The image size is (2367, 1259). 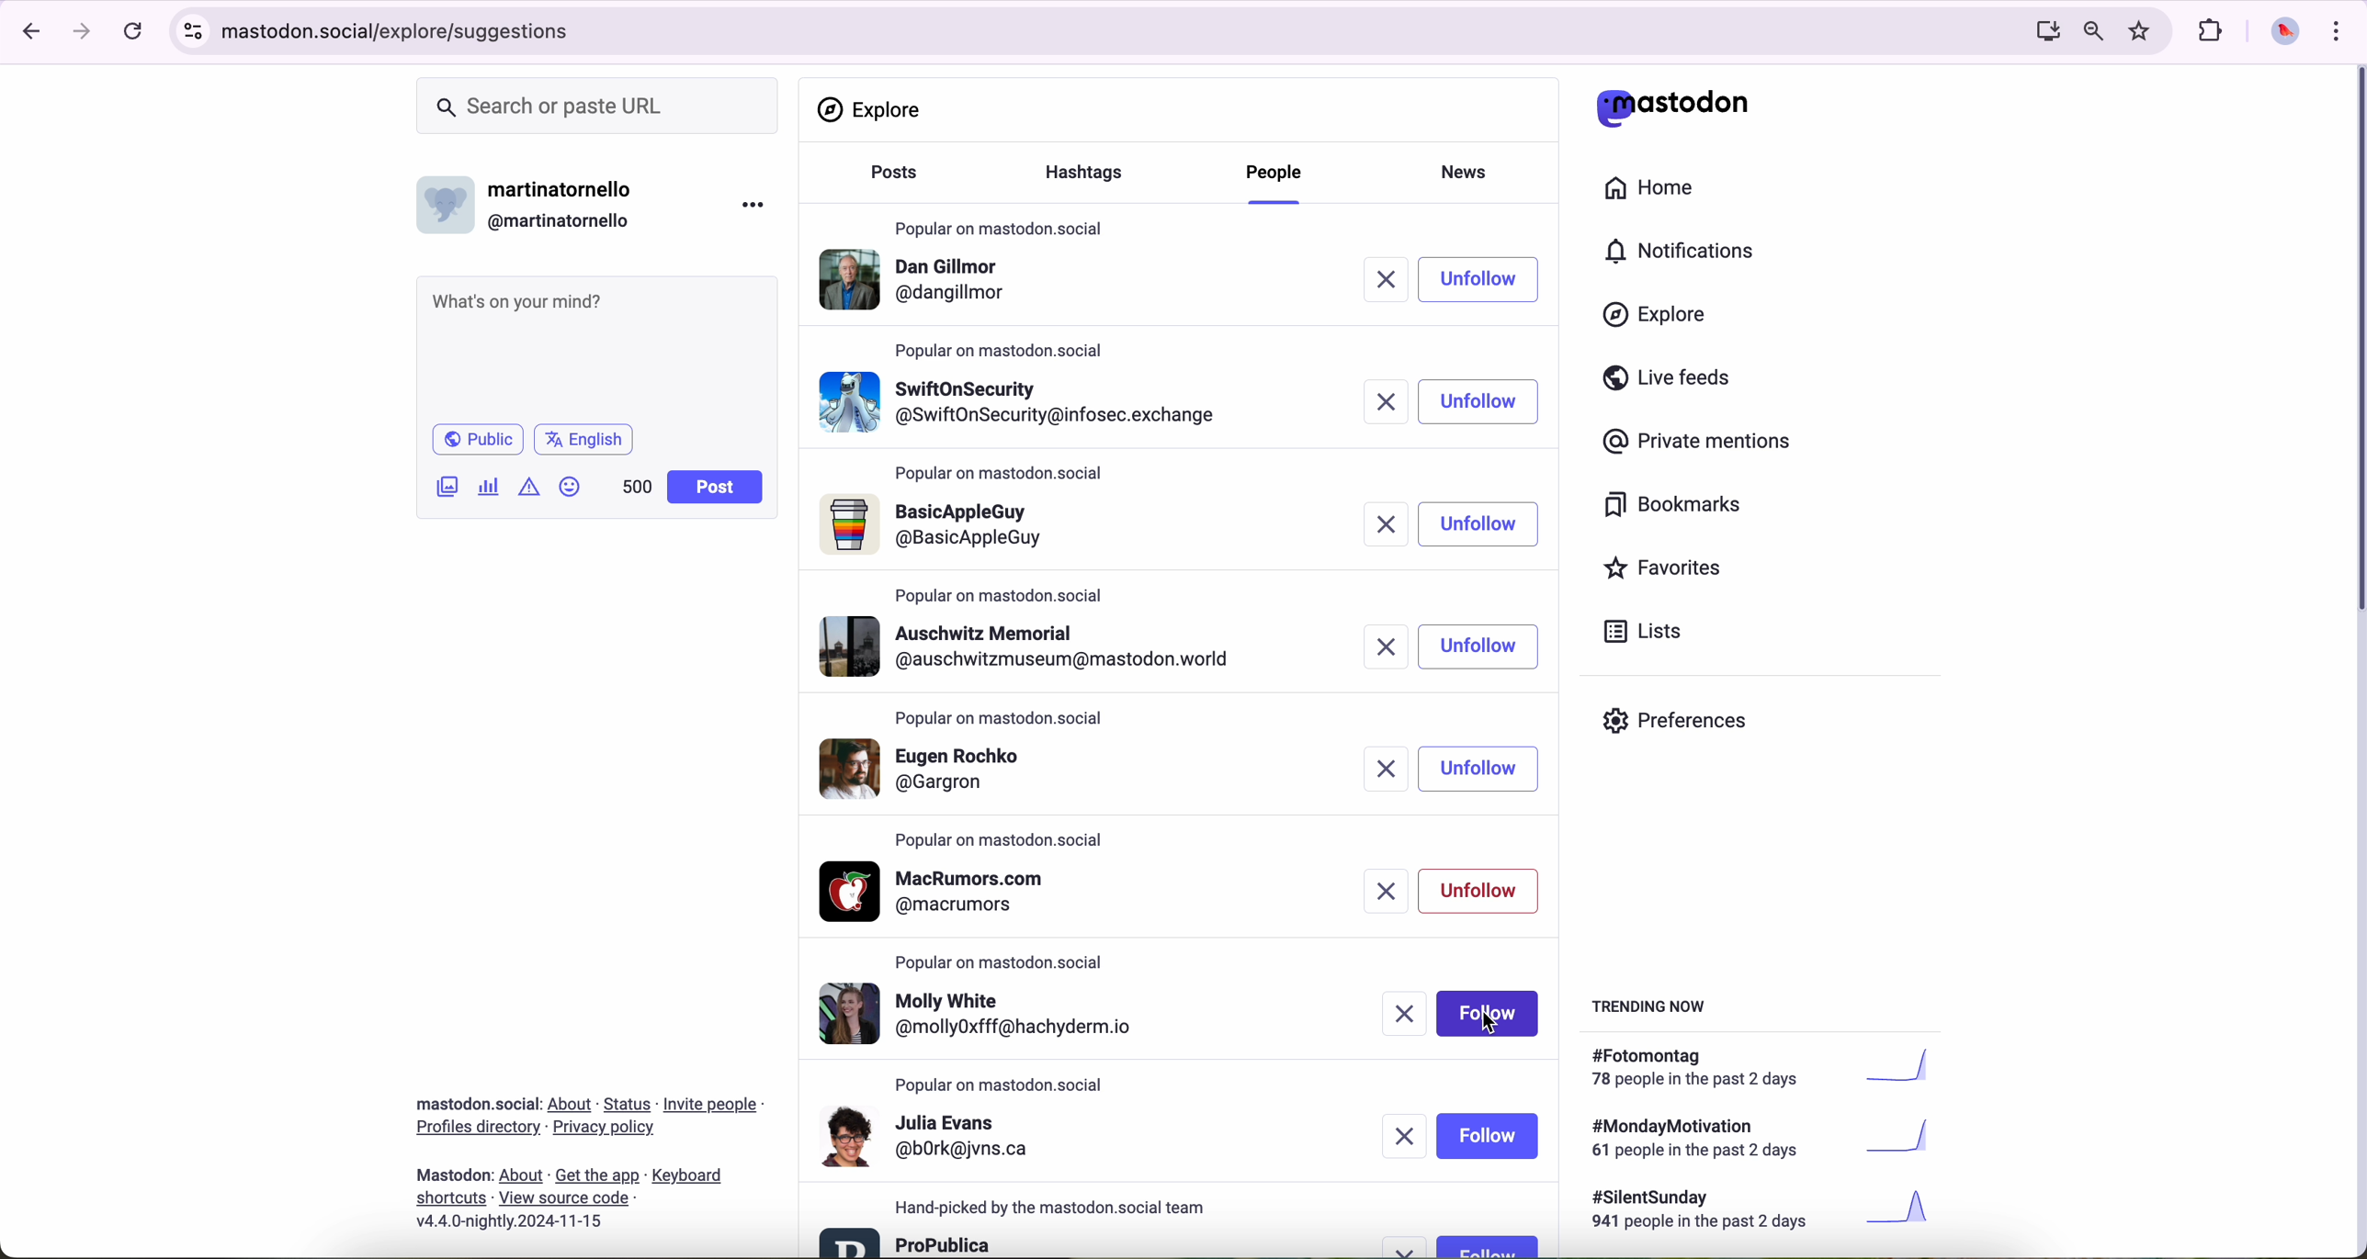 I want to click on scroll bar, so click(x=2352, y=344).